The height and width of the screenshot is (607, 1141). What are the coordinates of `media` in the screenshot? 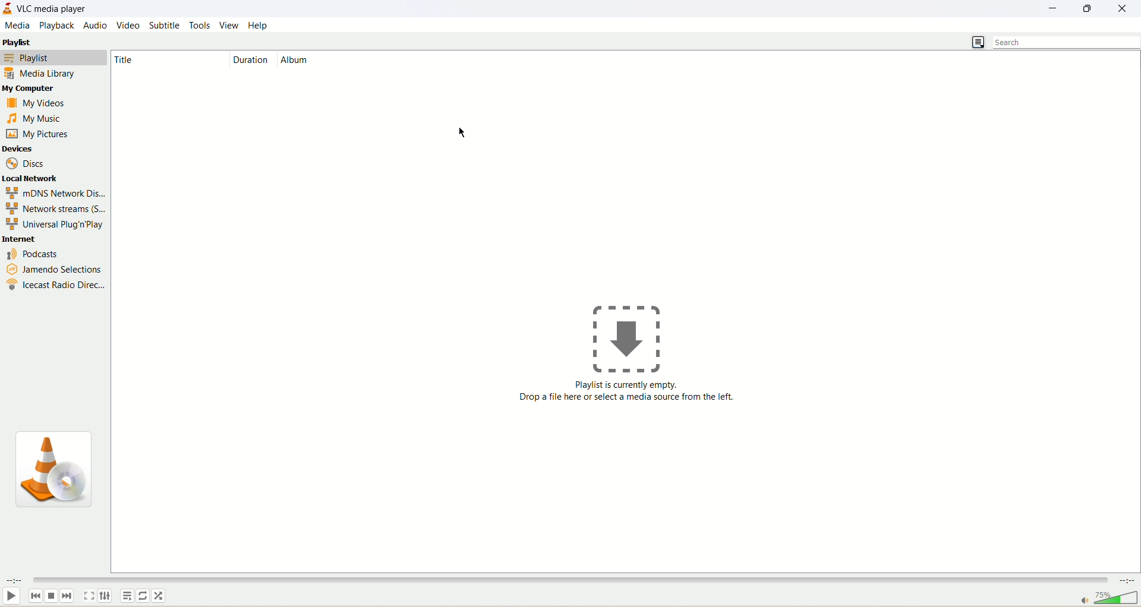 It's located at (17, 26).